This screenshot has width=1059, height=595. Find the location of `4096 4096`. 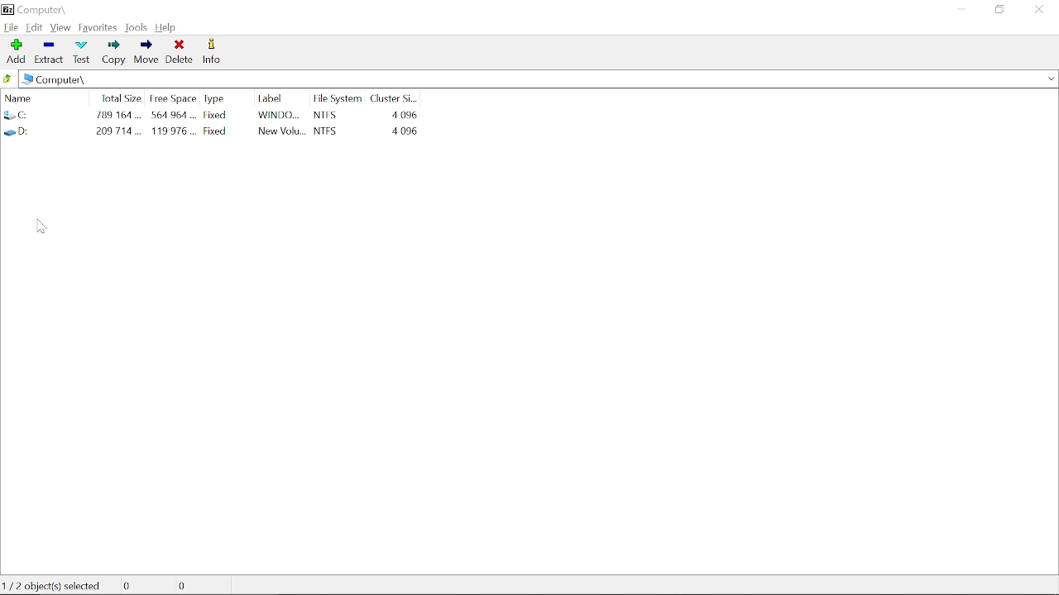

4096 4096 is located at coordinates (403, 122).